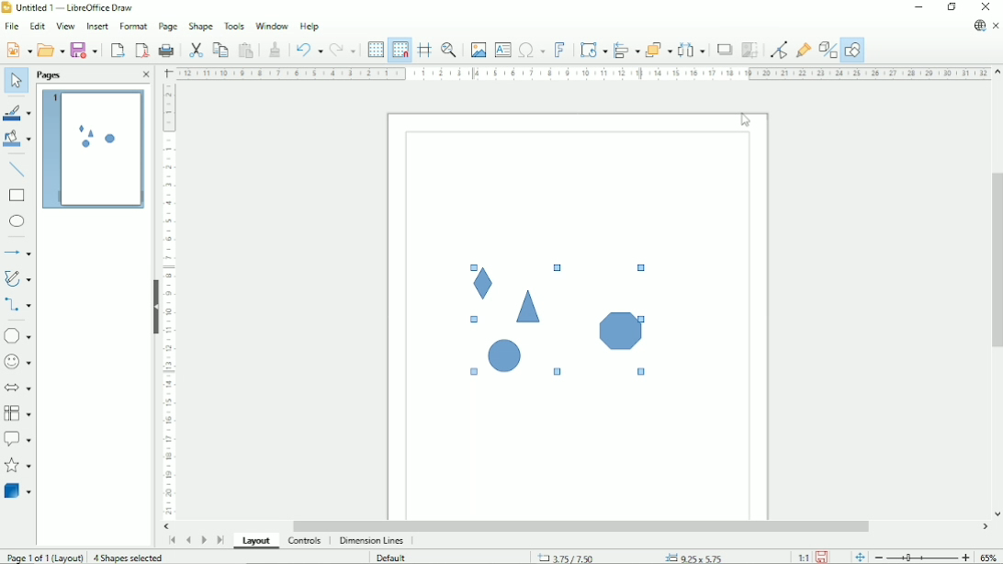 This screenshot has height=564, width=1003. What do you see at coordinates (11, 26) in the screenshot?
I see `File` at bounding box center [11, 26].